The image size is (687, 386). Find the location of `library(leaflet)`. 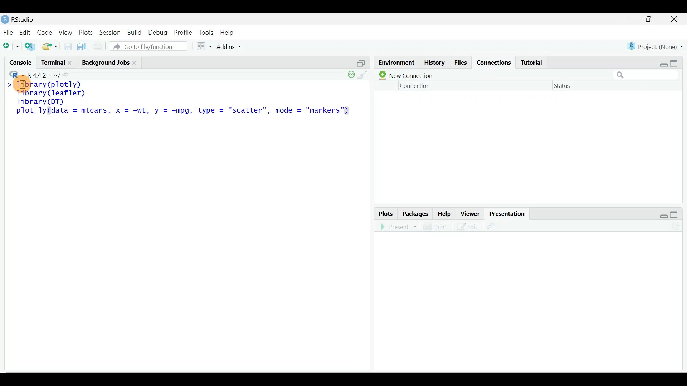

library(leaflet) is located at coordinates (52, 93).